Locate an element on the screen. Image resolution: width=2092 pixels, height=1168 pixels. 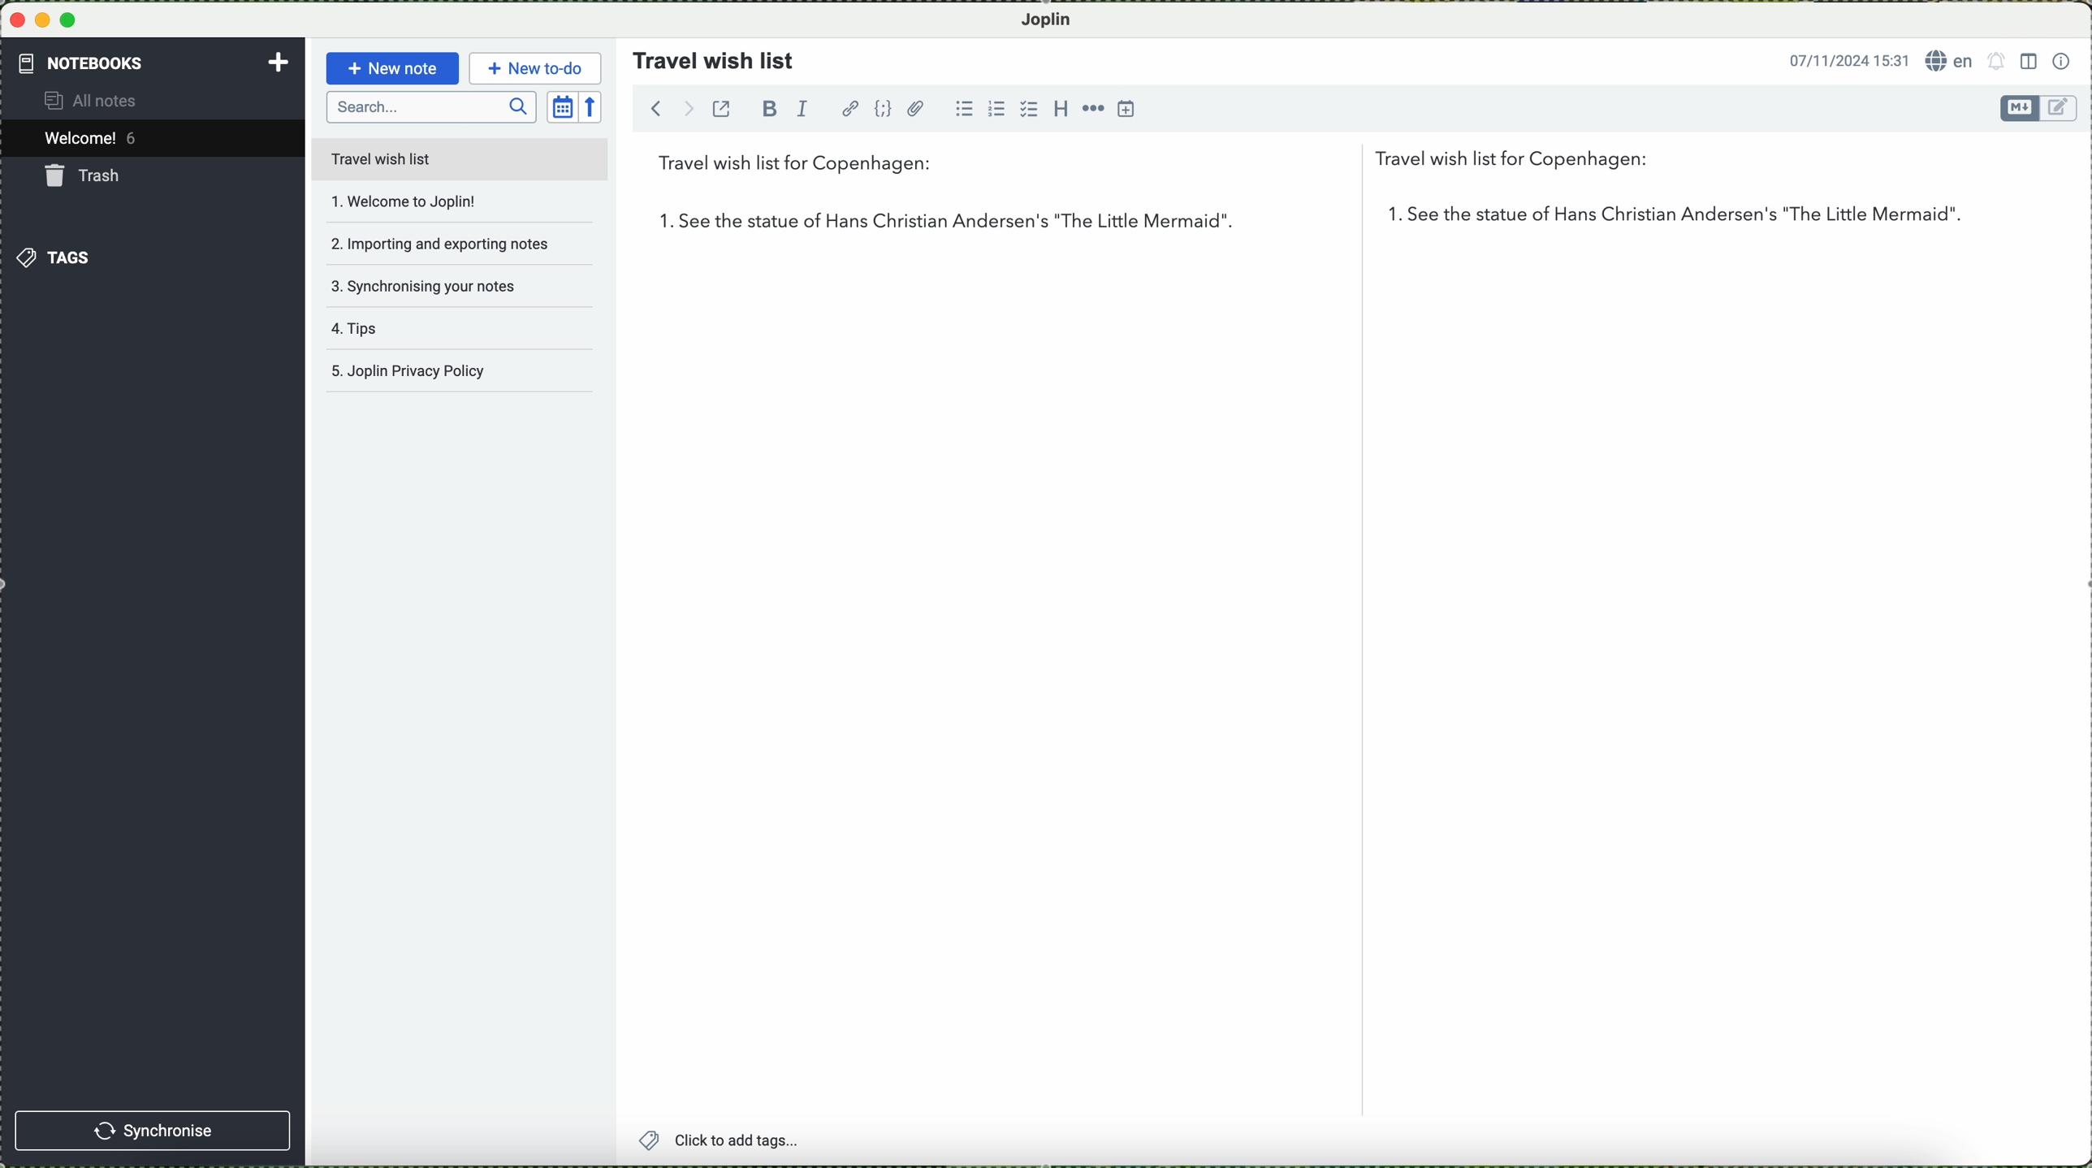
Joplin privacy policy is located at coordinates (455, 375).